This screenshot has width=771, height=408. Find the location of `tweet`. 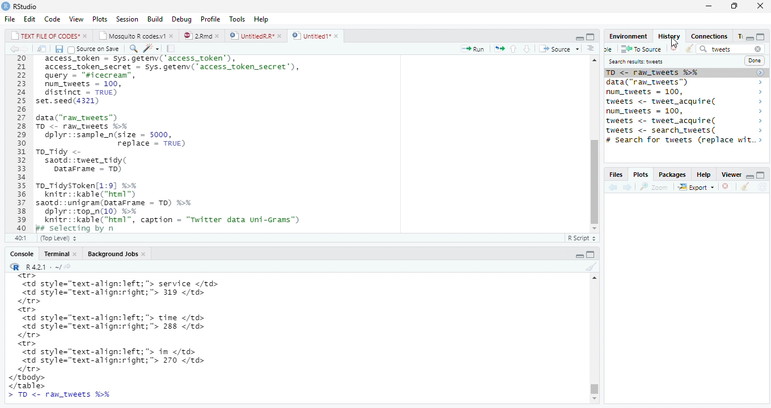

tweet is located at coordinates (732, 49).